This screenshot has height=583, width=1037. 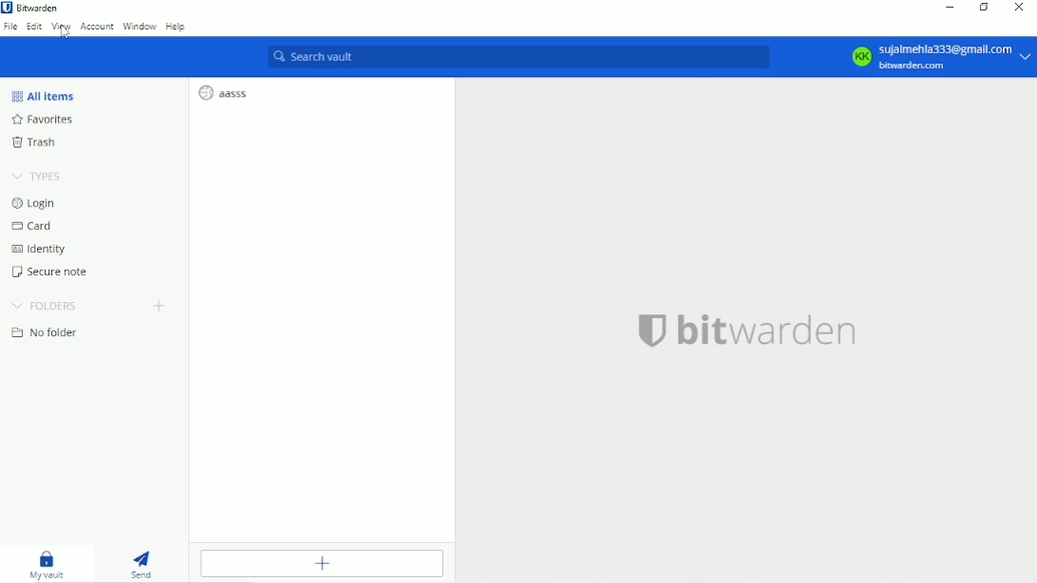 I want to click on Minimize, so click(x=951, y=7).